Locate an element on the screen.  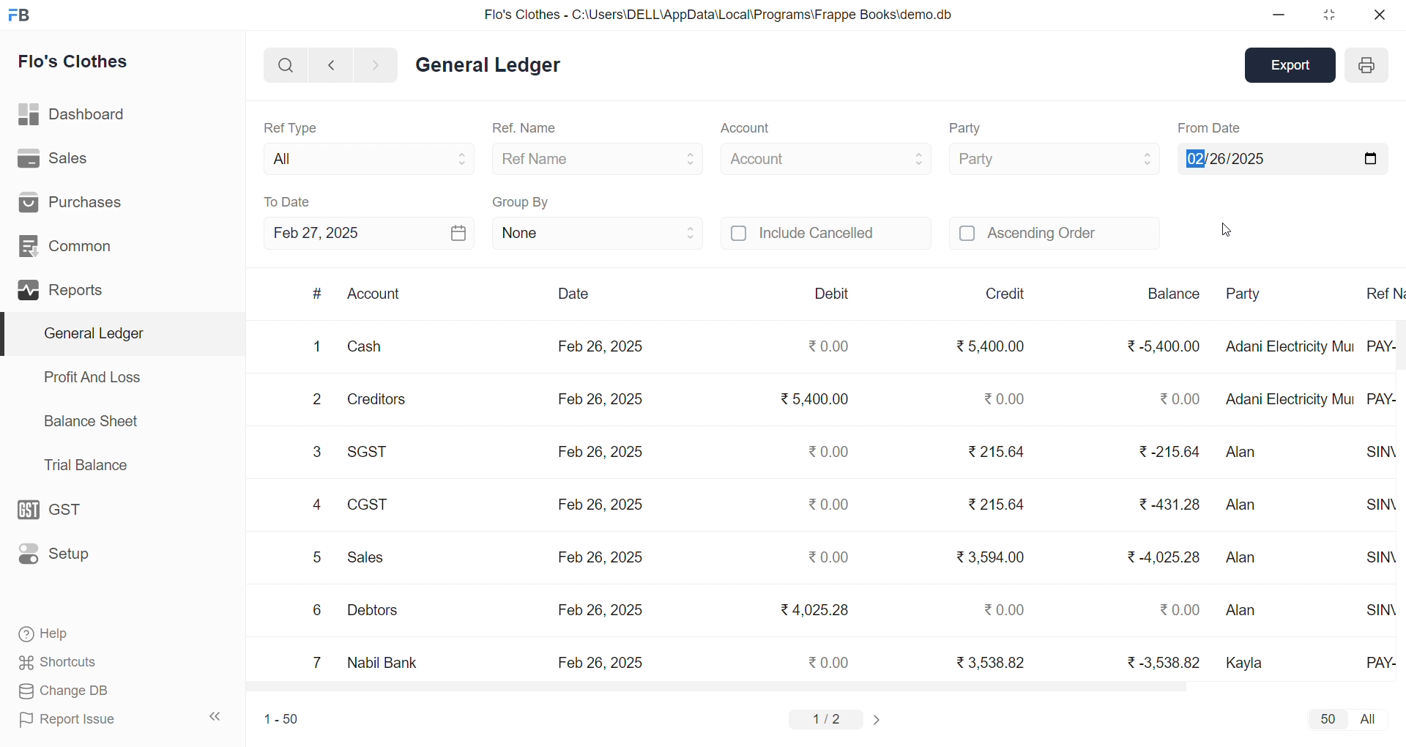
₹ 3,594.00 is located at coordinates (992, 555).